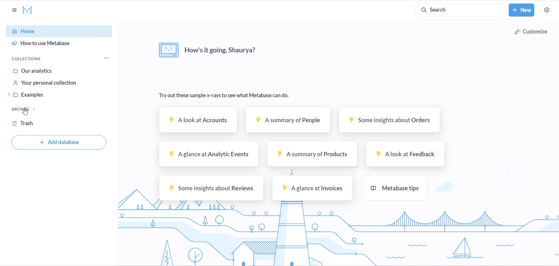 This screenshot has height=266, width=559. Describe the element at coordinates (56, 71) in the screenshot. I see `OUR ANALYTICS` at that location.